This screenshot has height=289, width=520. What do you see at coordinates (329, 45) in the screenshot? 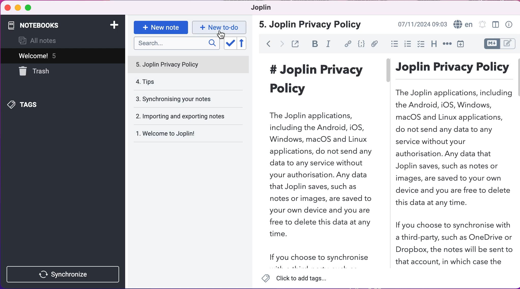
I see `italic` at bounding box center [329, 45].